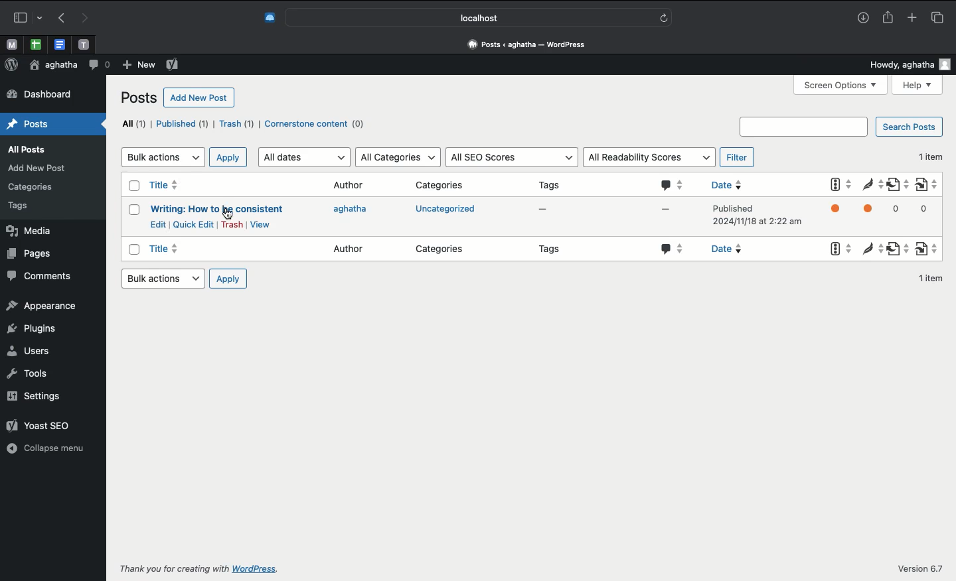  Describe the element at coordinates (30, 352) in the screenshot. I see `users` at that location.